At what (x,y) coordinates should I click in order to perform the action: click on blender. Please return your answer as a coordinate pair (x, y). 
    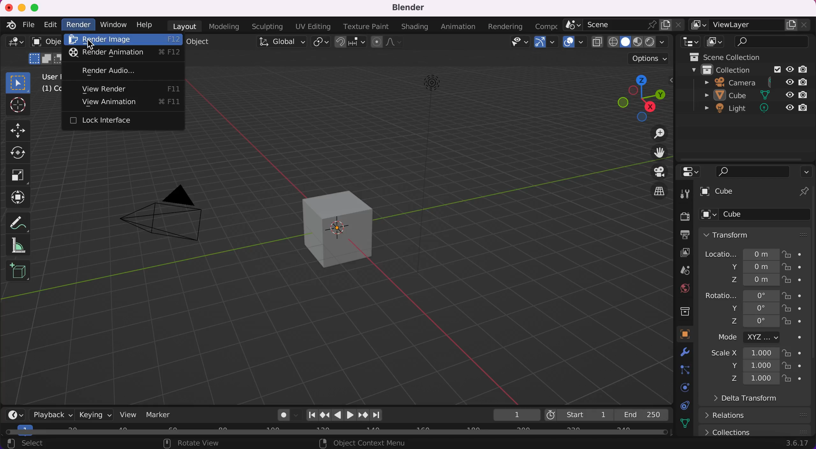
    Looking at the image, I should click on (406, 9).